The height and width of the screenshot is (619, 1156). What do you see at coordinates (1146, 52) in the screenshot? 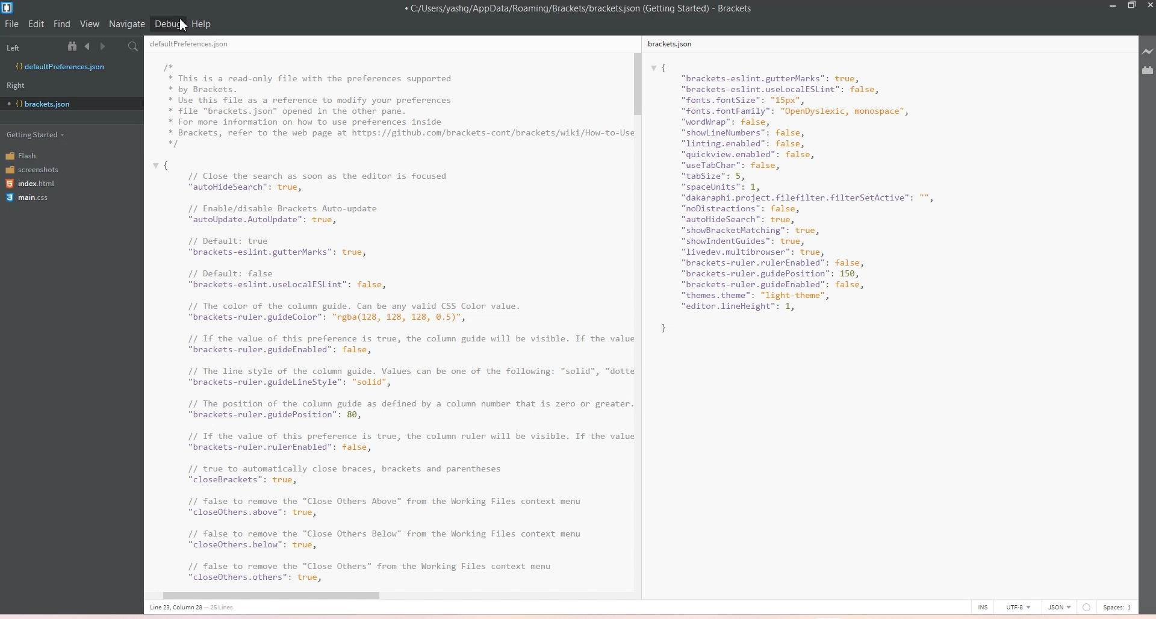
I see `Live Preview` at bounding box center [1146, 52].